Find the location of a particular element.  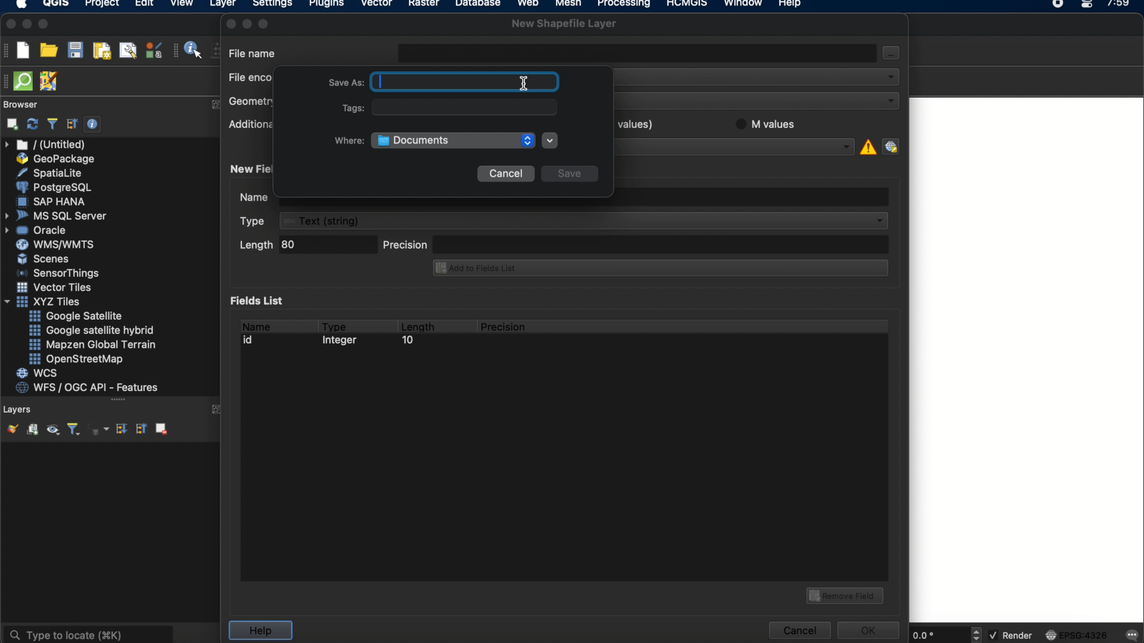

collapse all is located at coordinates (140, 428).